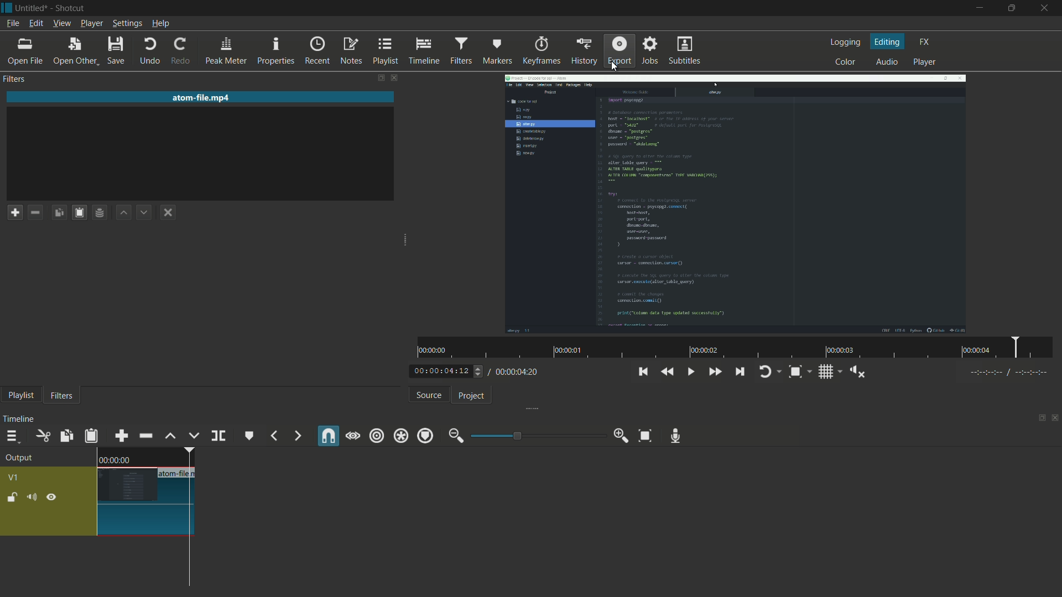  I want to click on player menu, so click(91, 23).